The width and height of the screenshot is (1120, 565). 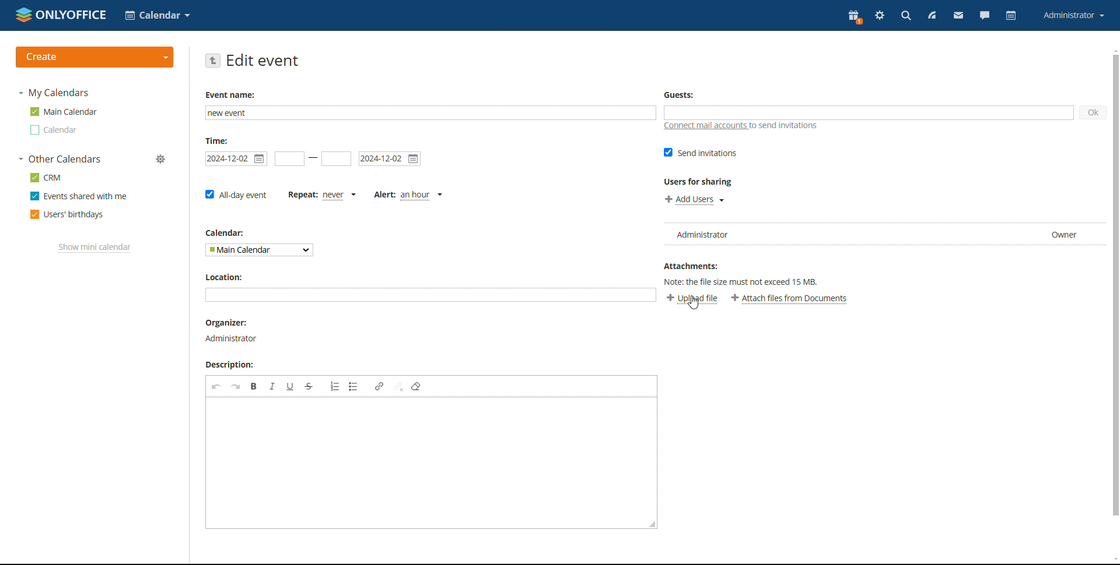 What do you see at coordinates (44, 177) in the screenshot?
I see `crm` at bounding box center [44, 177].